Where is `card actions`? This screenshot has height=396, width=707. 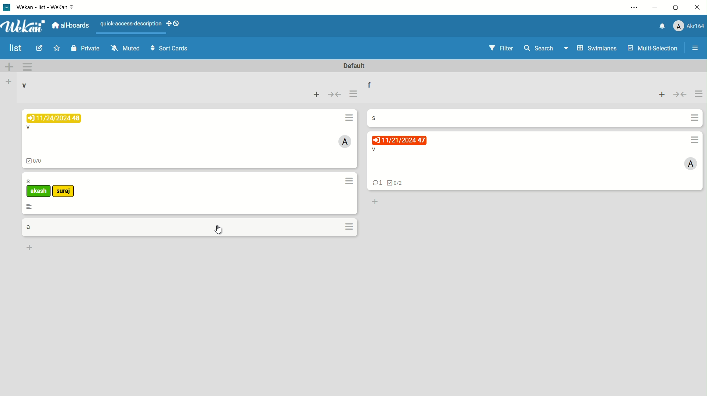 card actions is located at coordinates (350, 118).